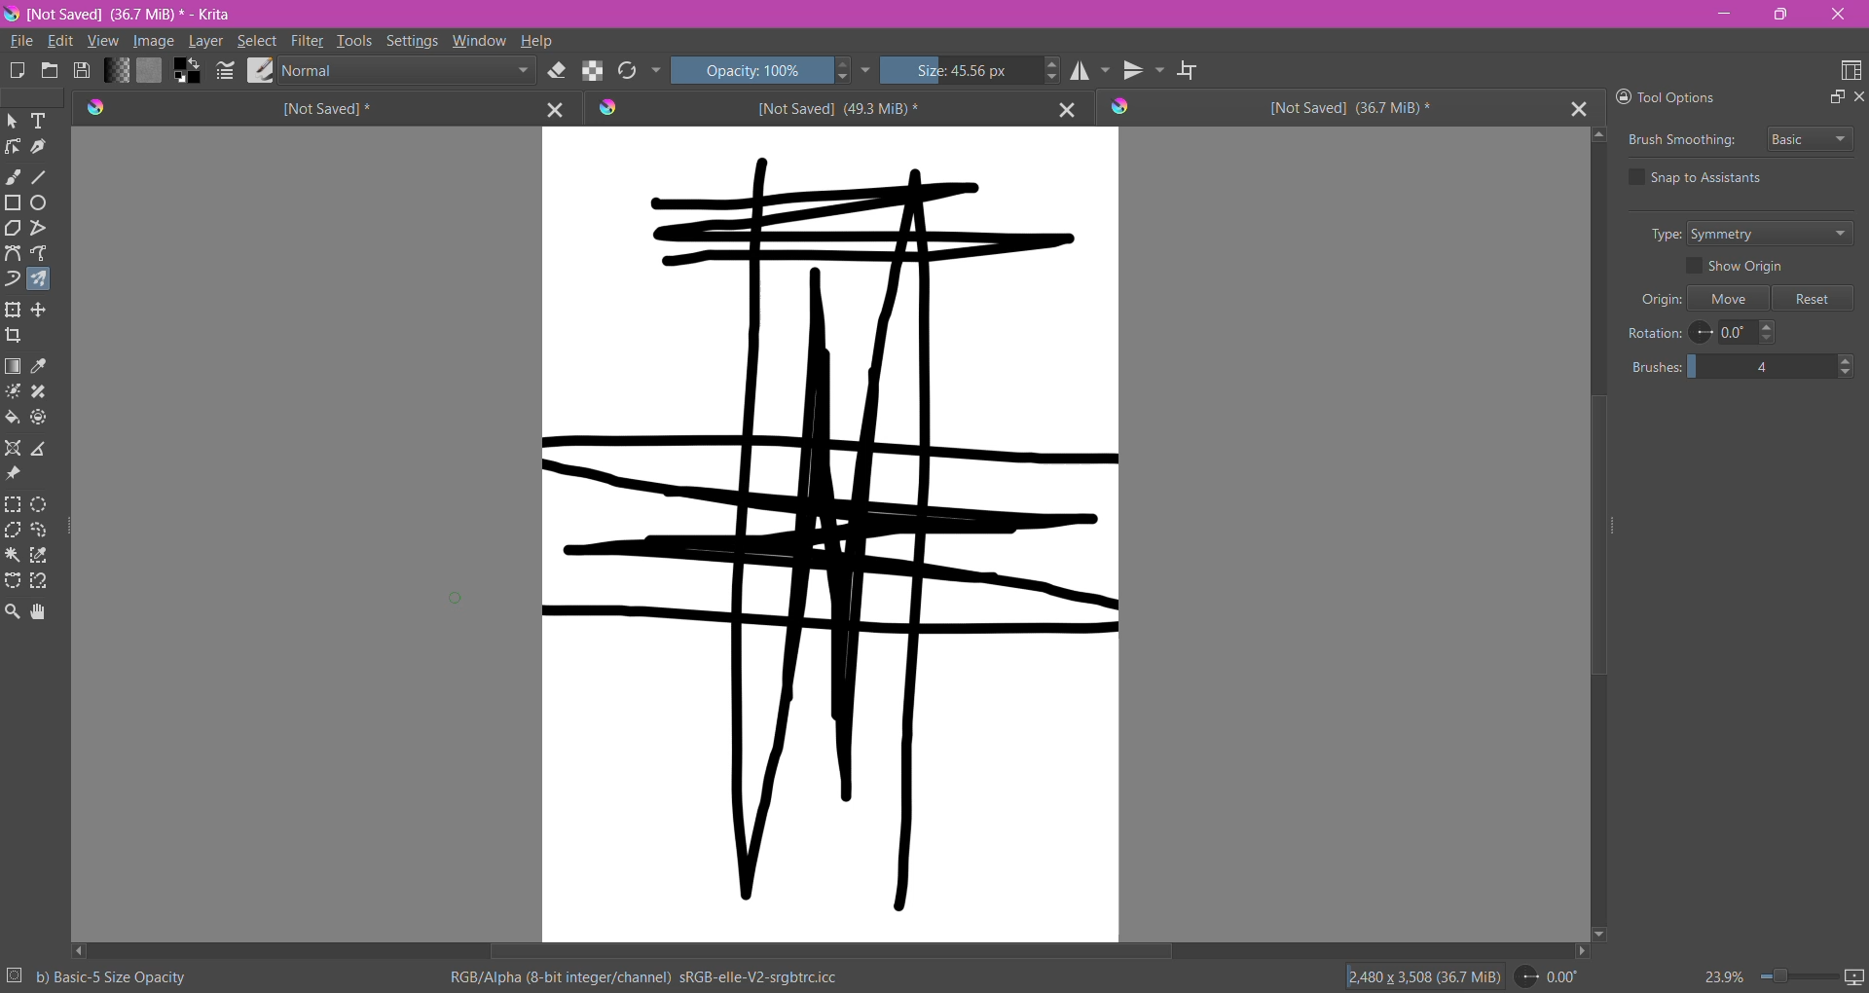 This screenshot has width=1869, height=993. Describe the element at coordinates (41, 177) in the screenshot. I see `Line Tool` at that location.